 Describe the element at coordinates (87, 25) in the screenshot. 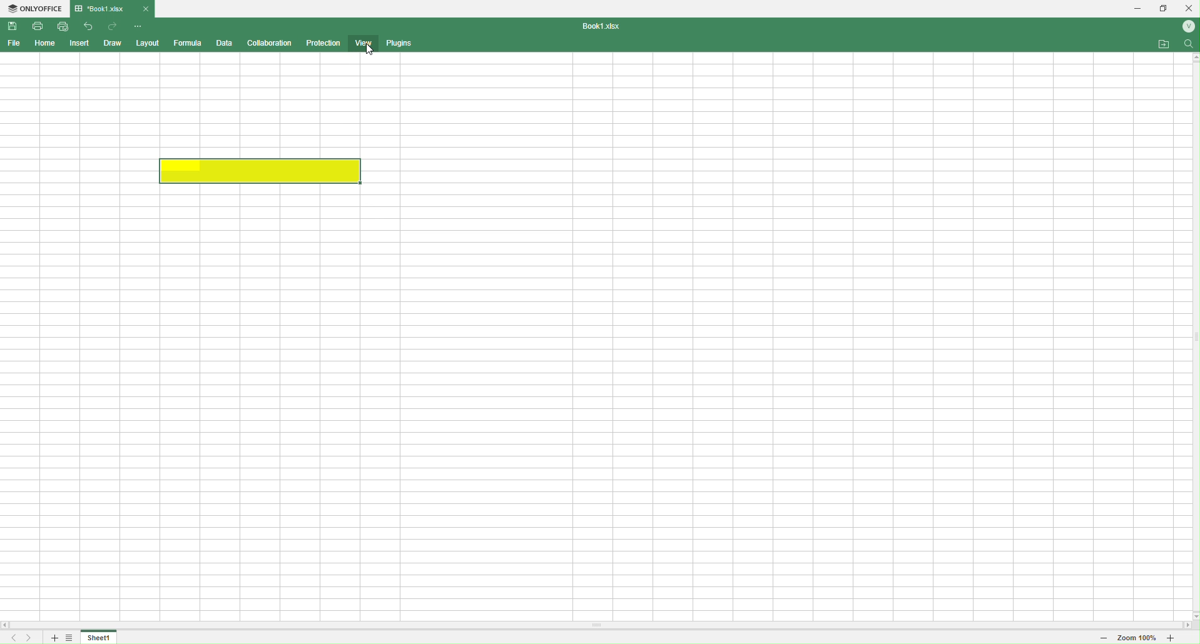

I see `Undo` at that location.